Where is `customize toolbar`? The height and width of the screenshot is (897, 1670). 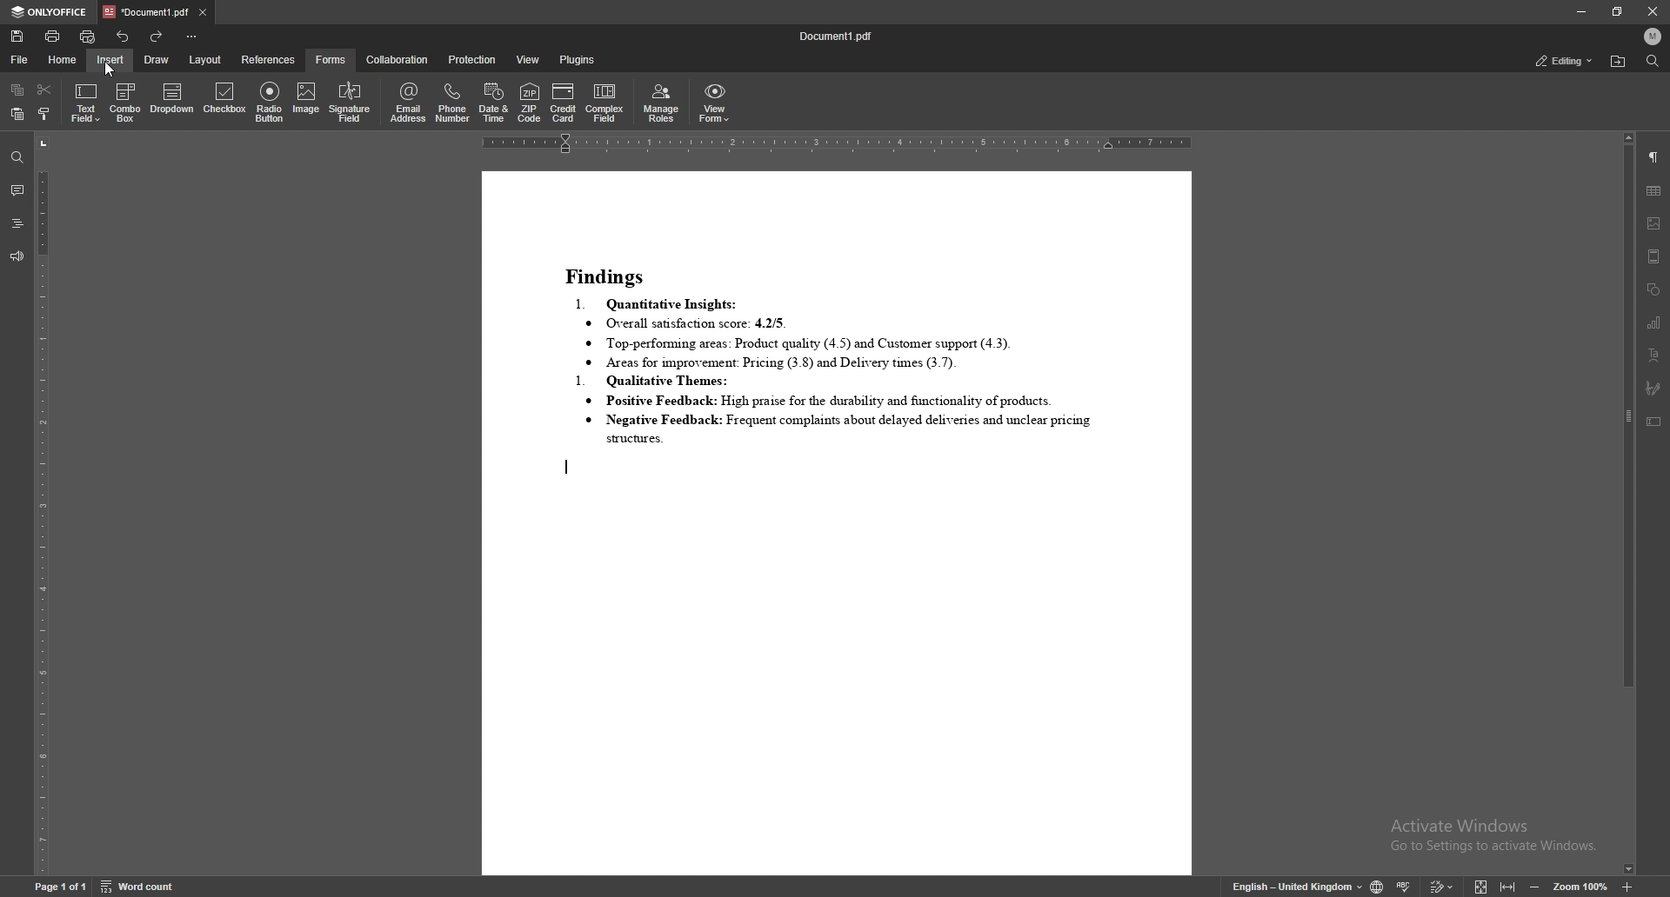 customize toolbar is located at coordinates (192, 36).